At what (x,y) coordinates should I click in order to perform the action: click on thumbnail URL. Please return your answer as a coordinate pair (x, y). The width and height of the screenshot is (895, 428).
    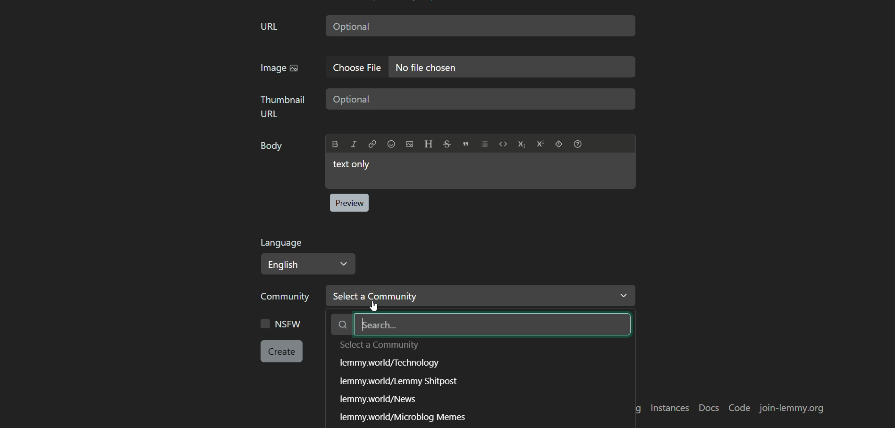
    Looking at the image, I should click on (283, 106).